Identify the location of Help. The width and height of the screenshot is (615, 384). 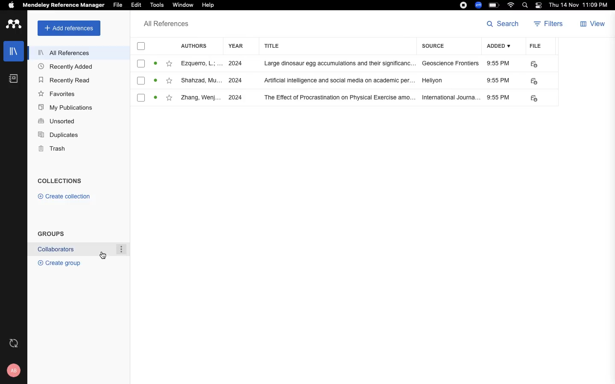
(207, 6).